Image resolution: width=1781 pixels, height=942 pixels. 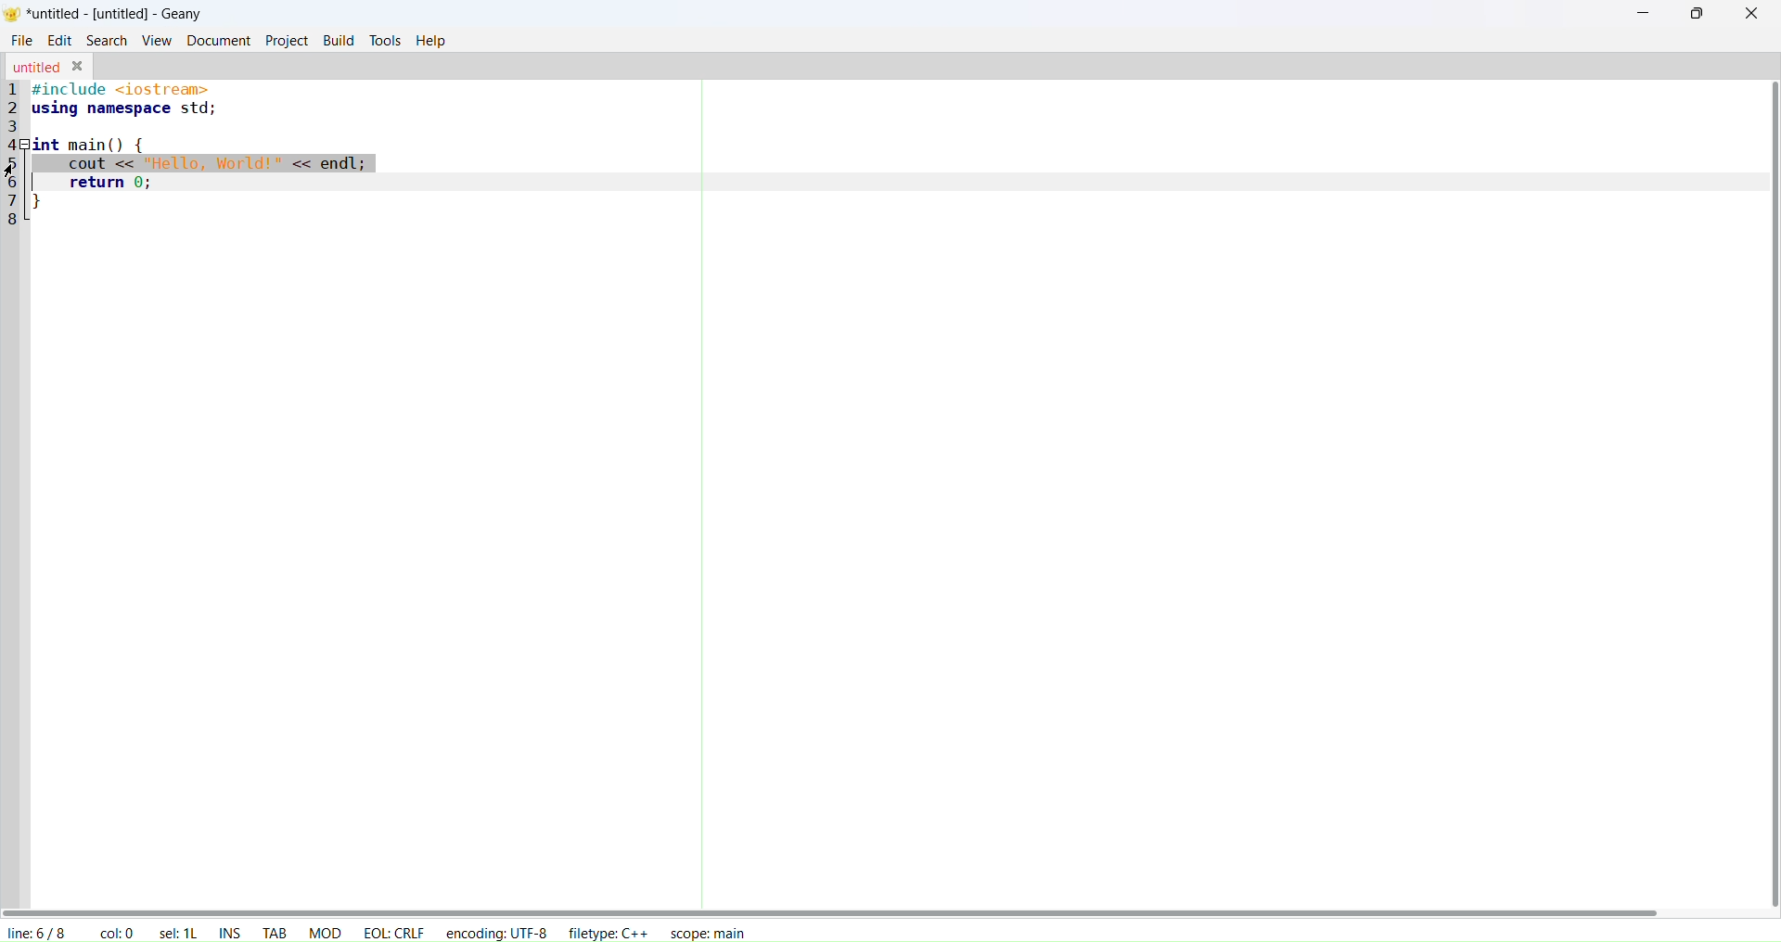 What do you see at coordinates (712, 933) in the screenshot?
I see `scope: main` at bounding box center [712, 933].